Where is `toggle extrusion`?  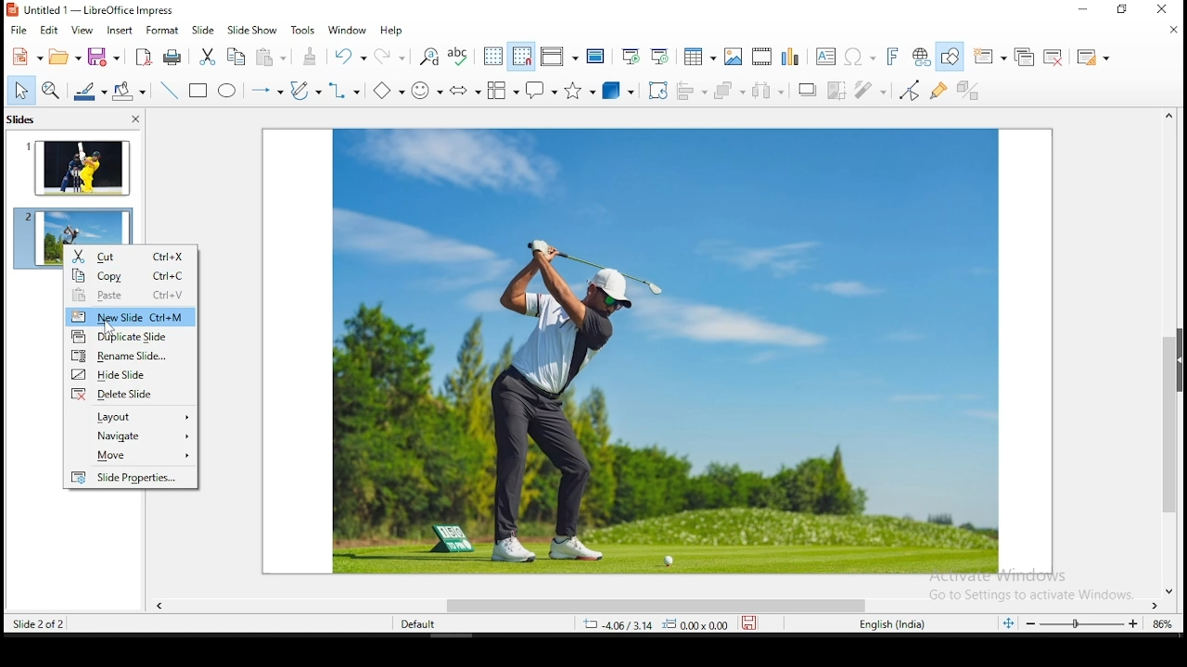 toggle extrusion is located at coordinates (972, 92).